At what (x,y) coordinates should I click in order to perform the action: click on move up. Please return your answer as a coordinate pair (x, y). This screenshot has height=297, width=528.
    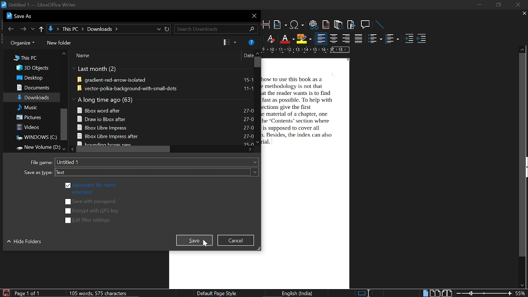
    Looking at the image, I should click on (522, 49).